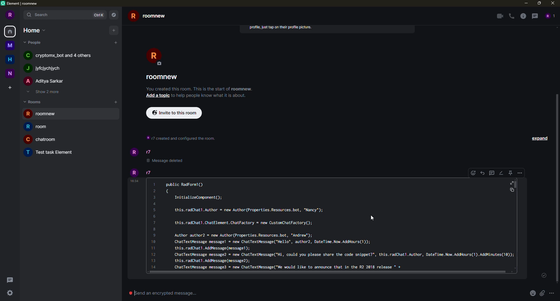  What do you see at coordinates (20, 3) in the screenshot?
I see `element` at bounding box center [20, 3].